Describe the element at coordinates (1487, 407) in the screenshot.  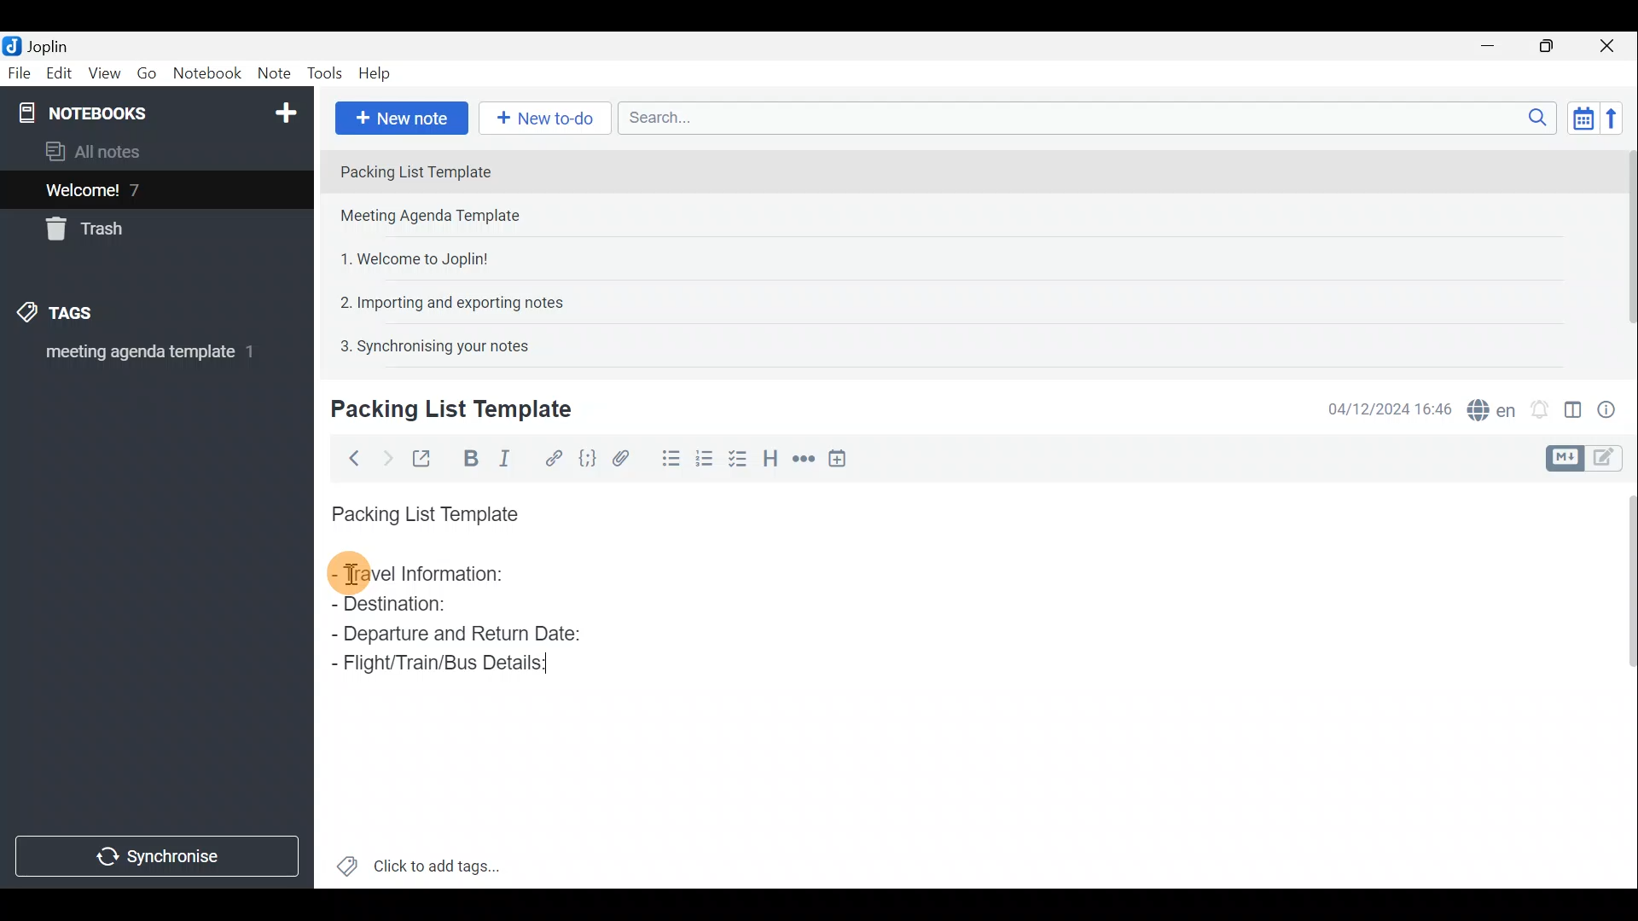
I see `Spell checker` at that location.